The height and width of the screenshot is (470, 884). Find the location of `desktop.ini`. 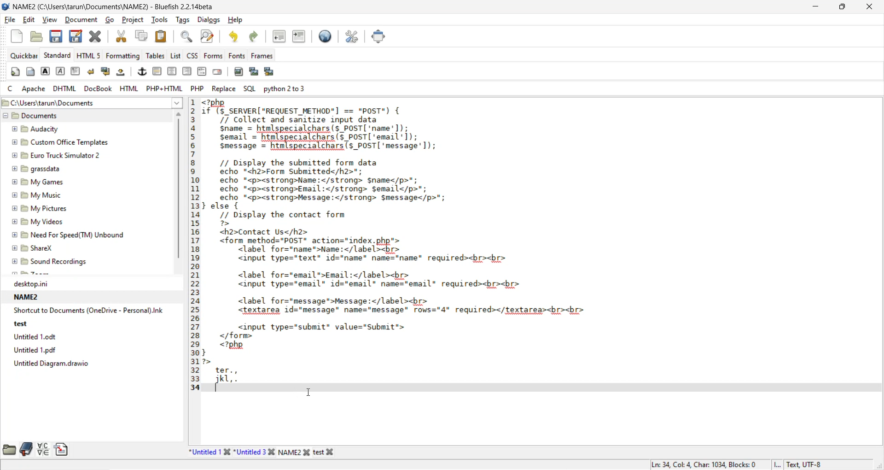

desktop.ini is located at coordinates (37, 284).